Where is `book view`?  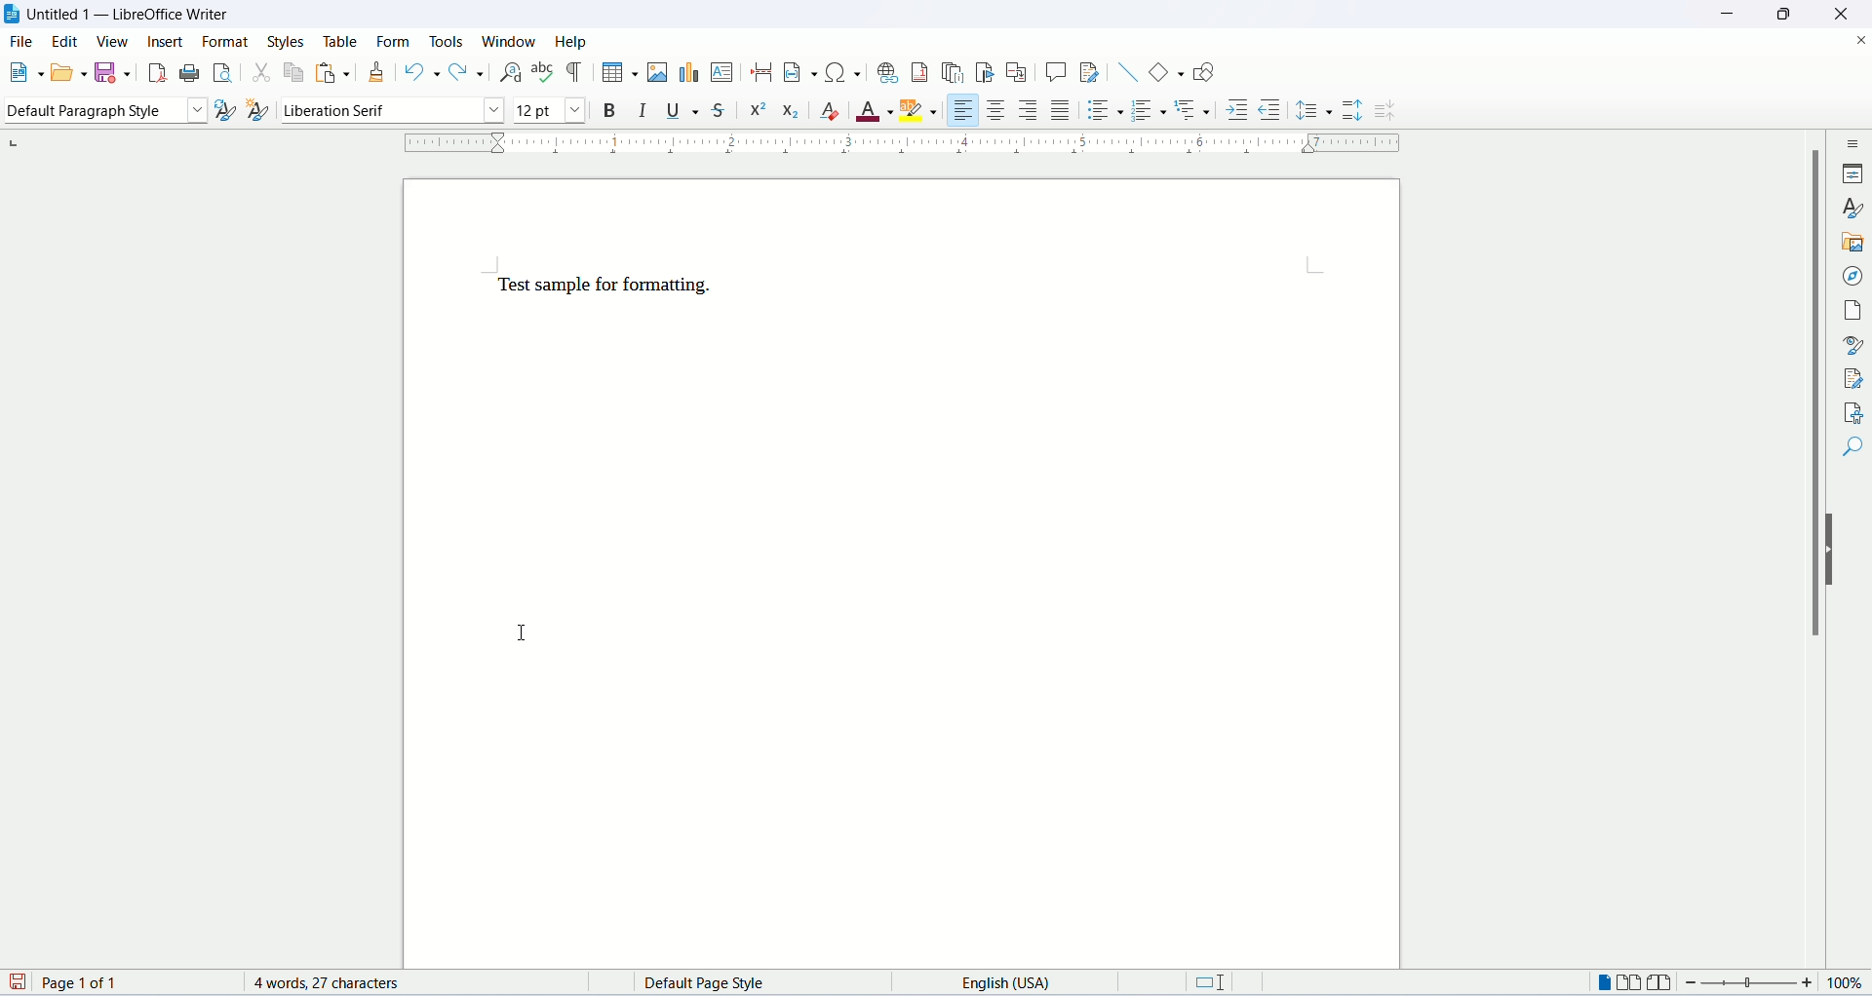 book view is located at coordinates (1662, 982).